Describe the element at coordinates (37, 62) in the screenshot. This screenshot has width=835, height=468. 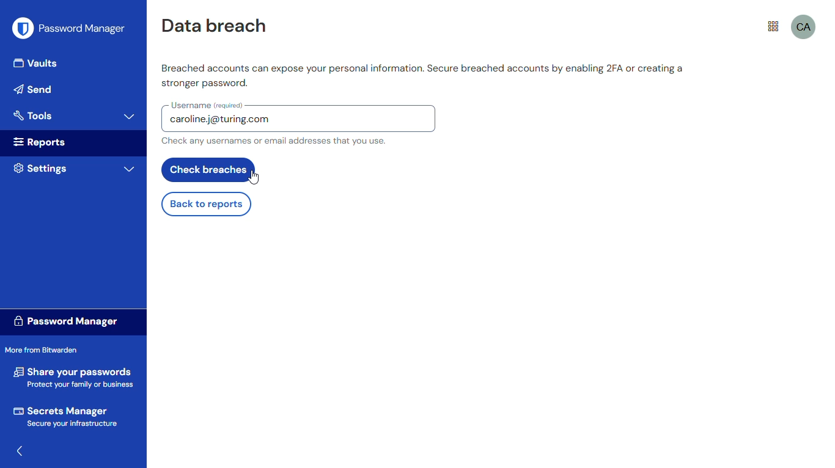
I see `vaults` at that location.